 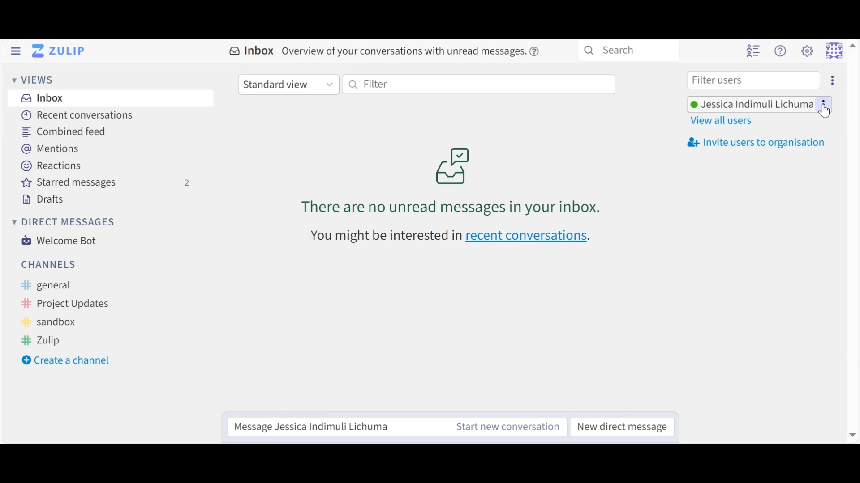 I want to click on Personal menu, so click(x=834, y=51).